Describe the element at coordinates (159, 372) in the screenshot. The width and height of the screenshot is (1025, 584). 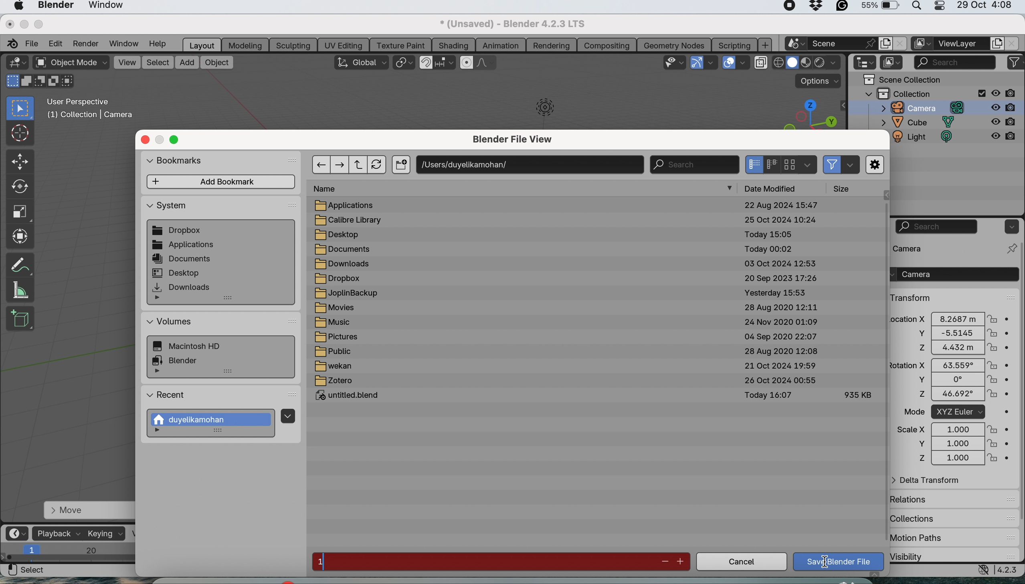
I see `more` at that location.